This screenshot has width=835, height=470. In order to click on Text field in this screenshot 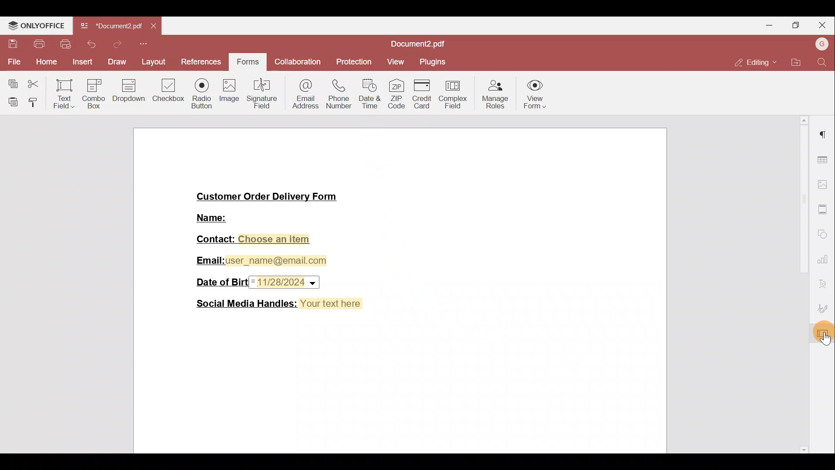, I will do `click(63, 94)`.